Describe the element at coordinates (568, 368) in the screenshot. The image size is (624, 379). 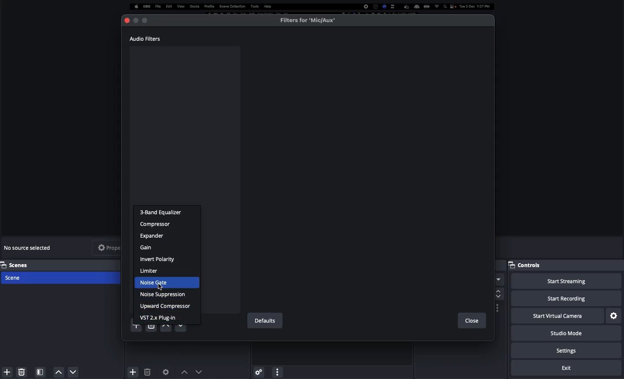
I see `Exit` at that location.